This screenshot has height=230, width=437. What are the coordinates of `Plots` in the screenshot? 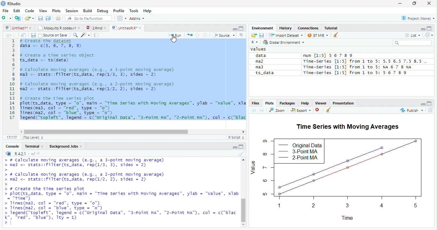 It's located at (269, 104).